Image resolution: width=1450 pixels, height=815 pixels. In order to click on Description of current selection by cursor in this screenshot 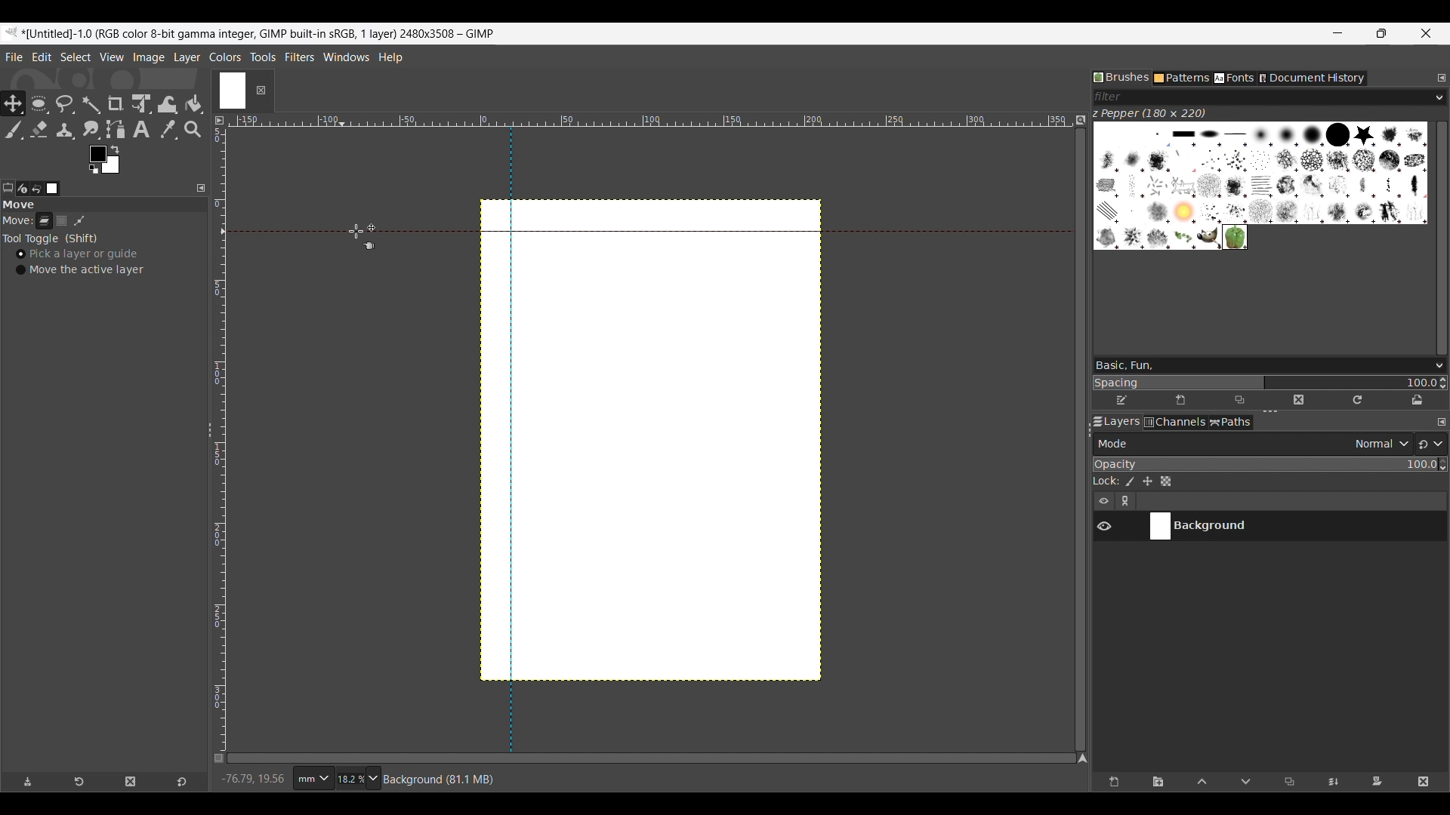, I will do `click(437, 779)`.